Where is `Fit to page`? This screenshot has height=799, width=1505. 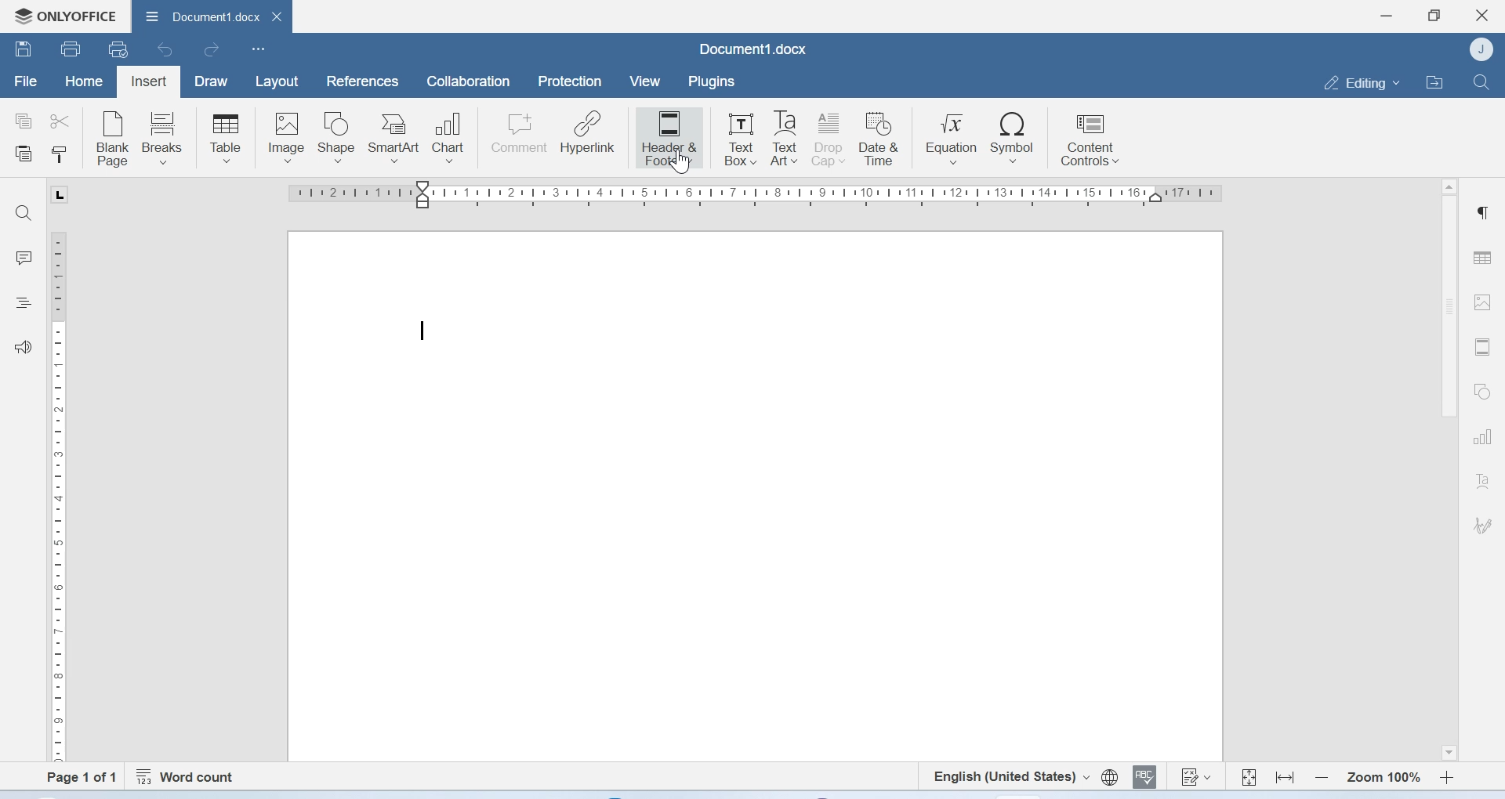
Fit to page is located at coordinates (1249, 775).